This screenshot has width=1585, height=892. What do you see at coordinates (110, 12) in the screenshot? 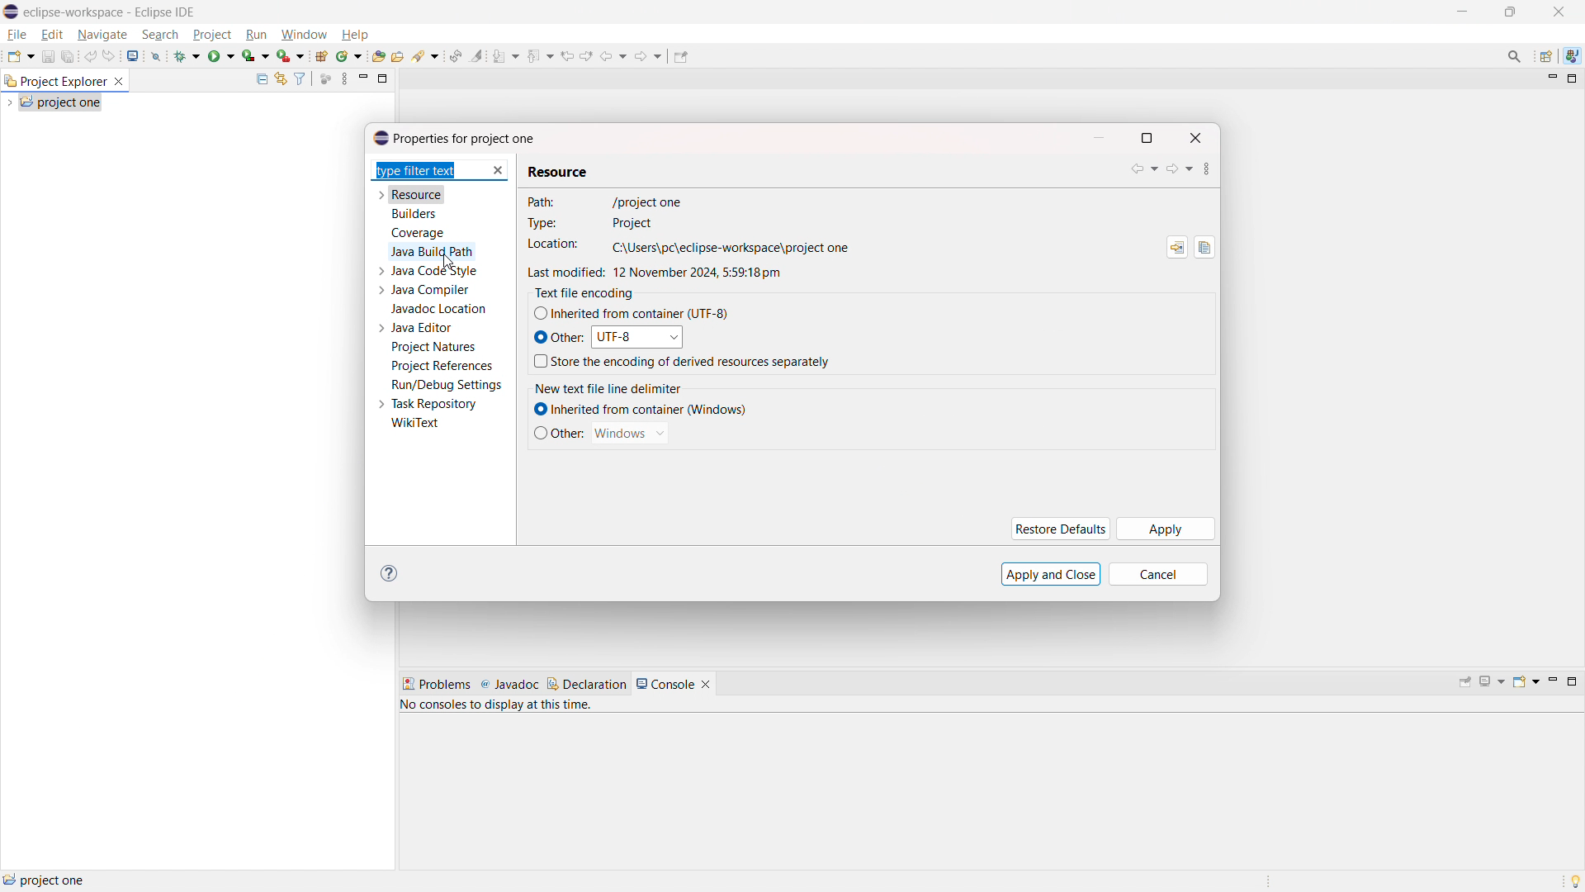
I see `eclipse-workspace - Eclipse IDE` at bounding box center [110, 12].